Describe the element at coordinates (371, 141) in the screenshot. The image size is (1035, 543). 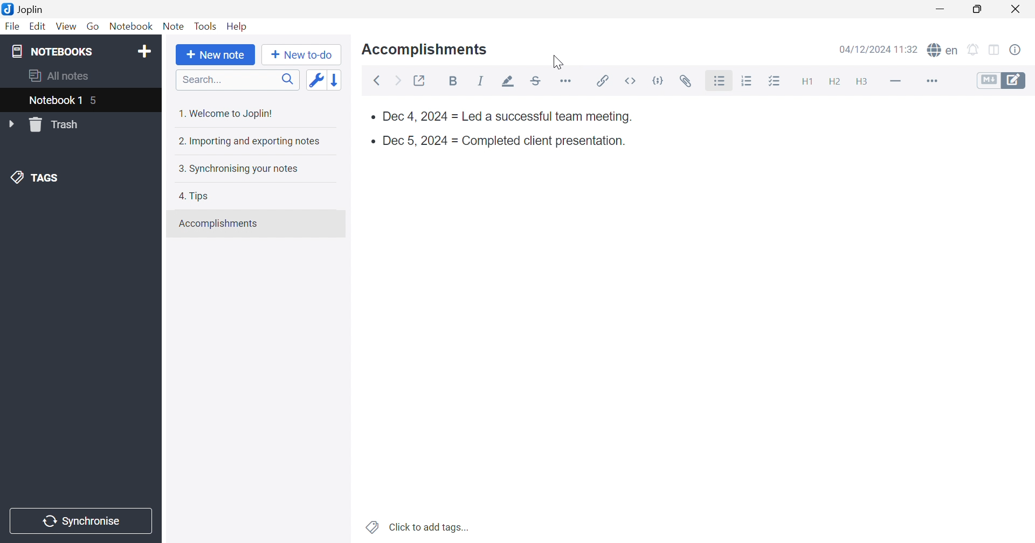
I see `Bullet point` at that location.